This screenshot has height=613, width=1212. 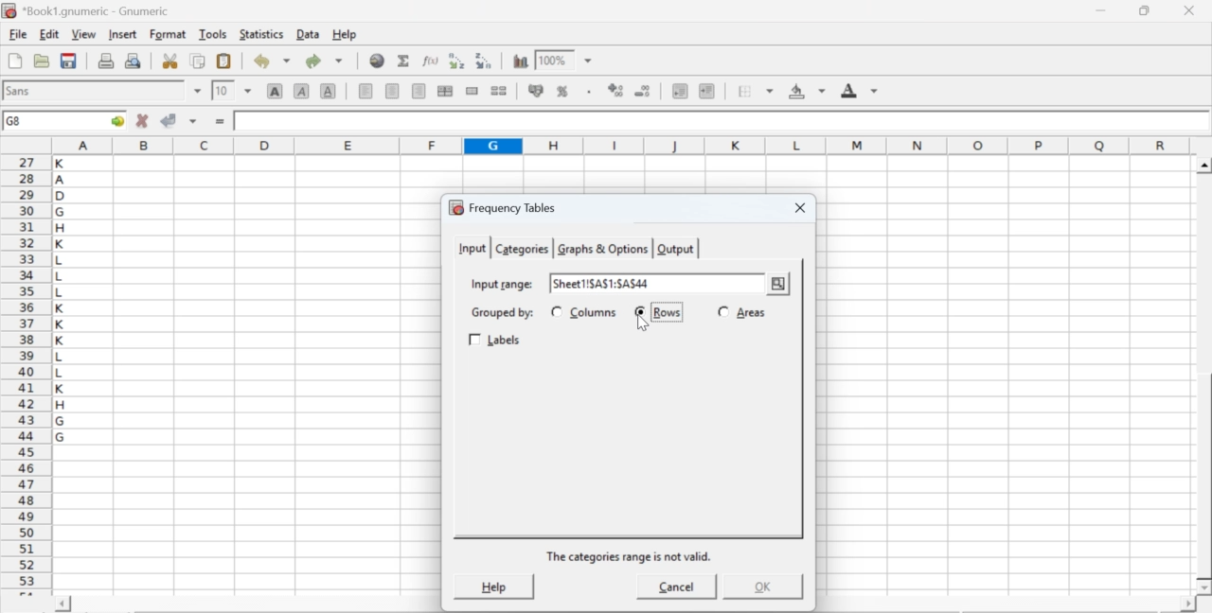 I want to click on drop down, so click(x=248, y=90).